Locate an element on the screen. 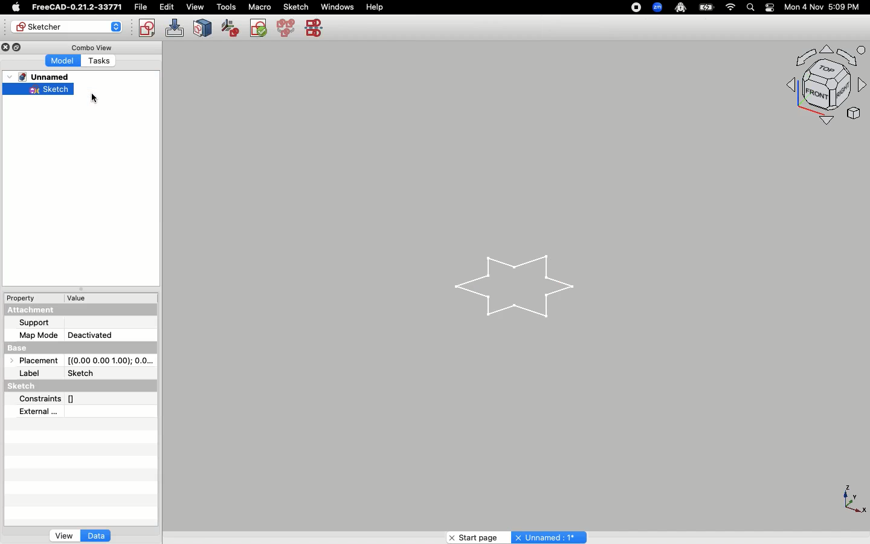 This screenshot has height=544, width=870. Tasks is located at coordinates (106, 61).